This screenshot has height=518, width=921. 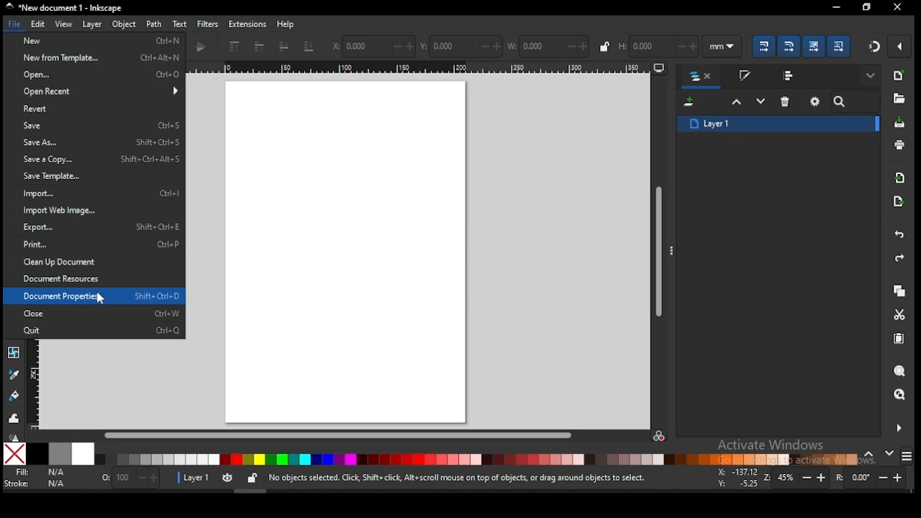 What do you see at coordinates (790, 75) in the screenshot?
I see `align and distribute` at bounding box center [790, 75].